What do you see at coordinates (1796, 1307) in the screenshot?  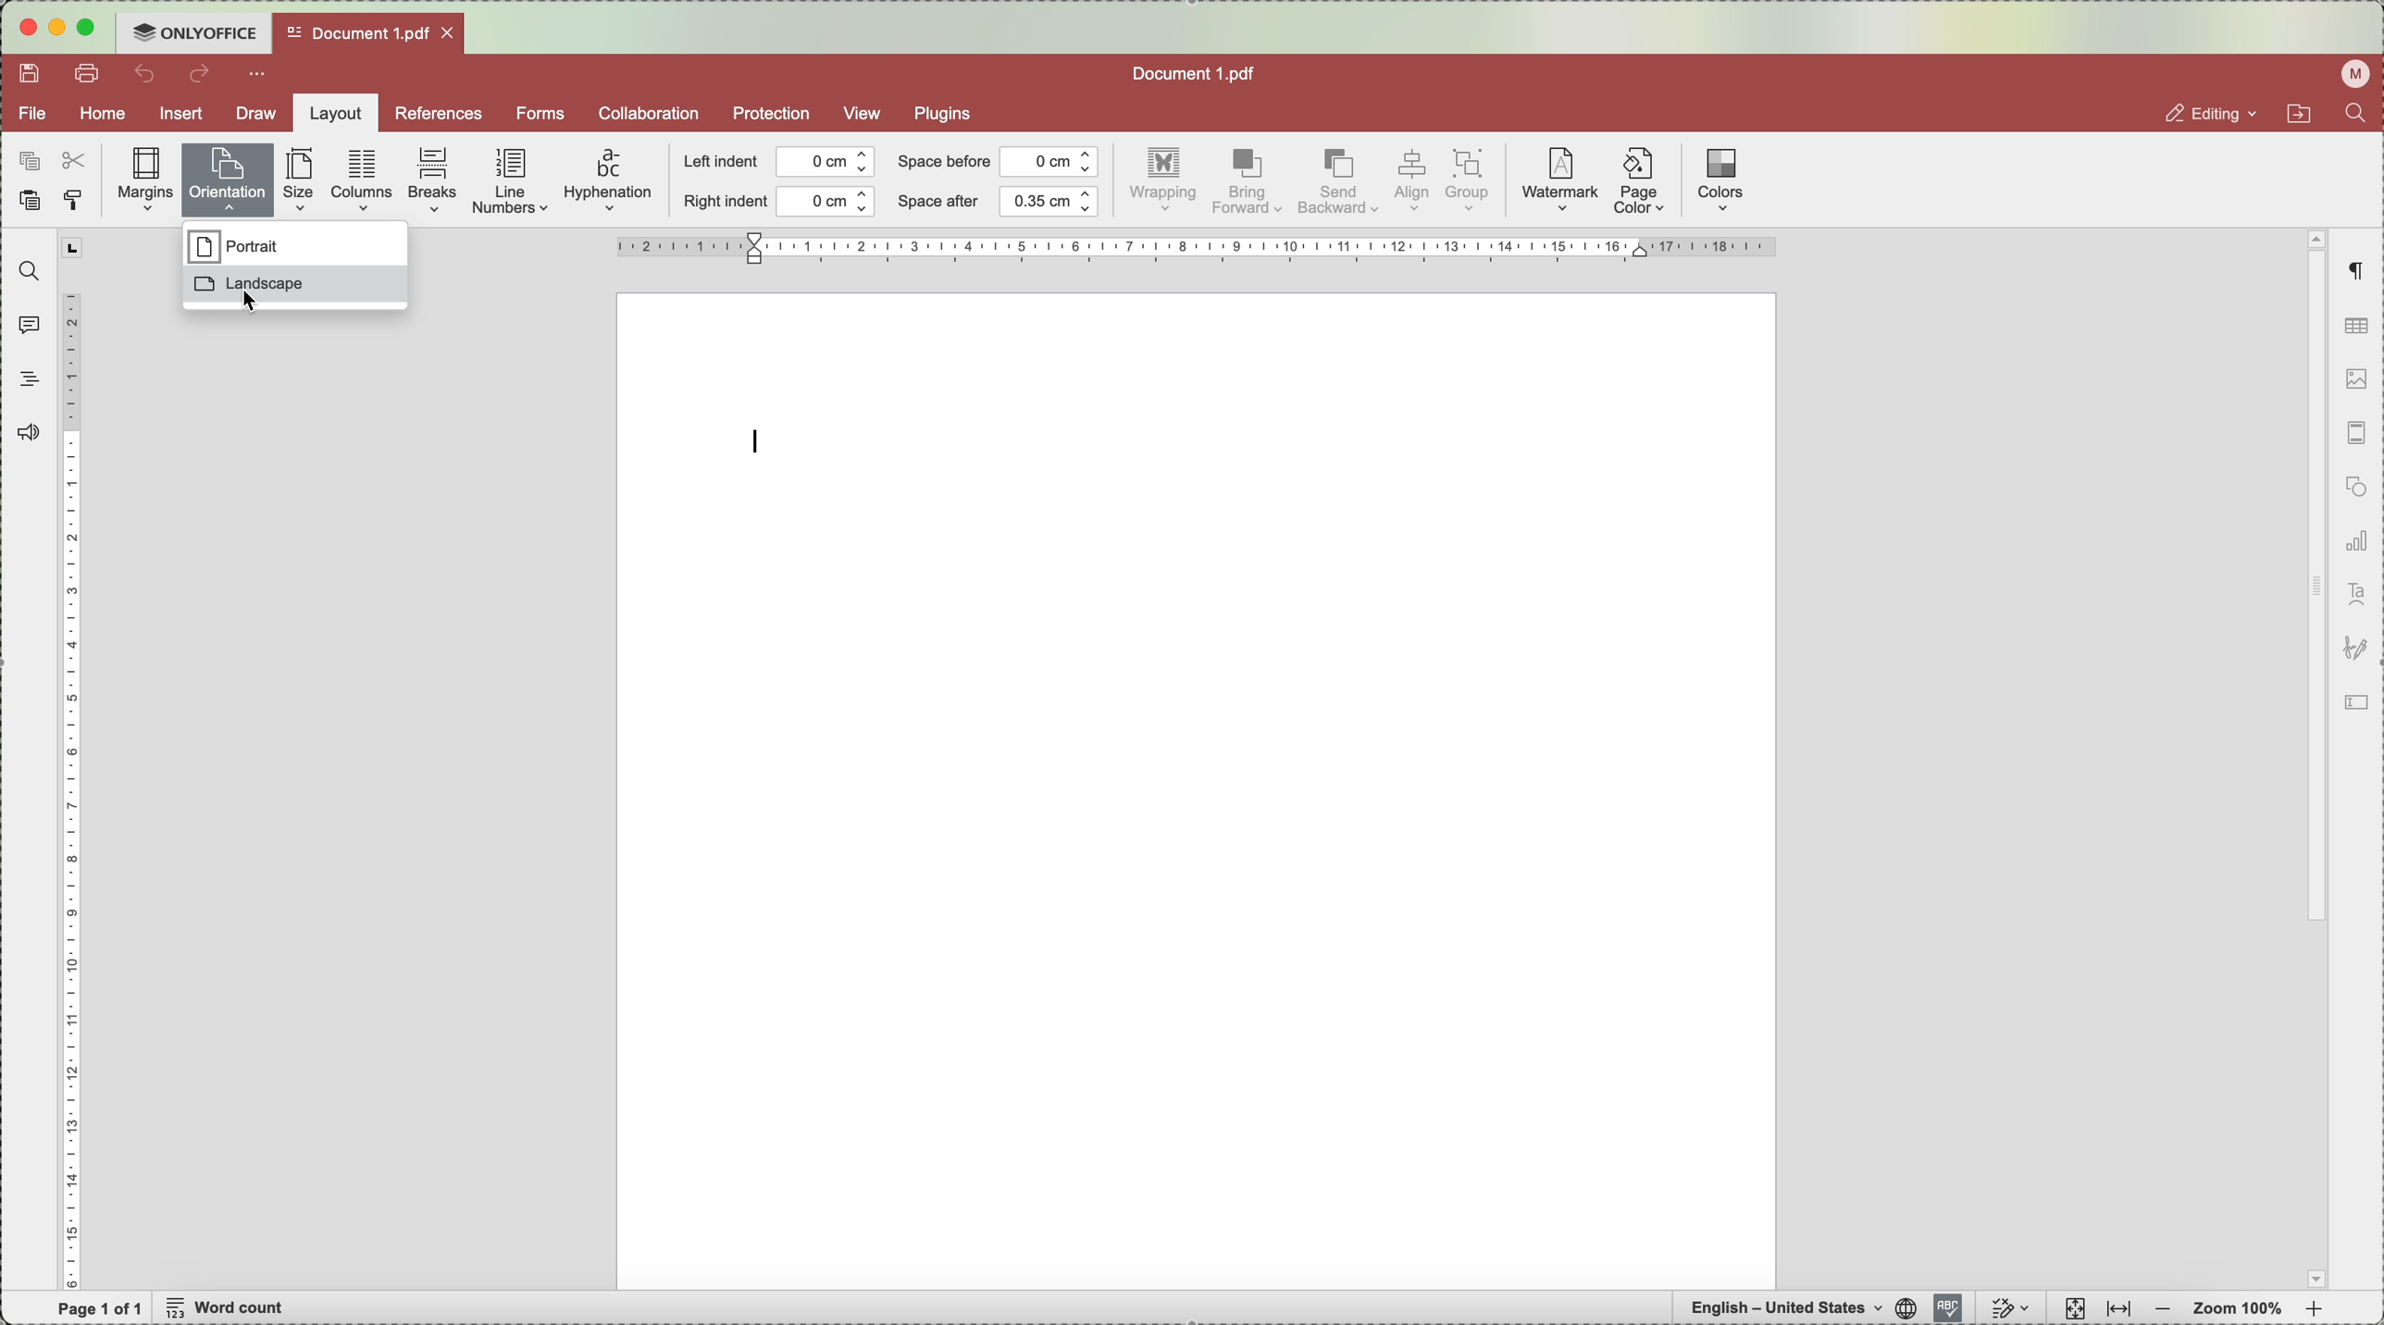 I see `english` at bounding box center [1796, 1307].